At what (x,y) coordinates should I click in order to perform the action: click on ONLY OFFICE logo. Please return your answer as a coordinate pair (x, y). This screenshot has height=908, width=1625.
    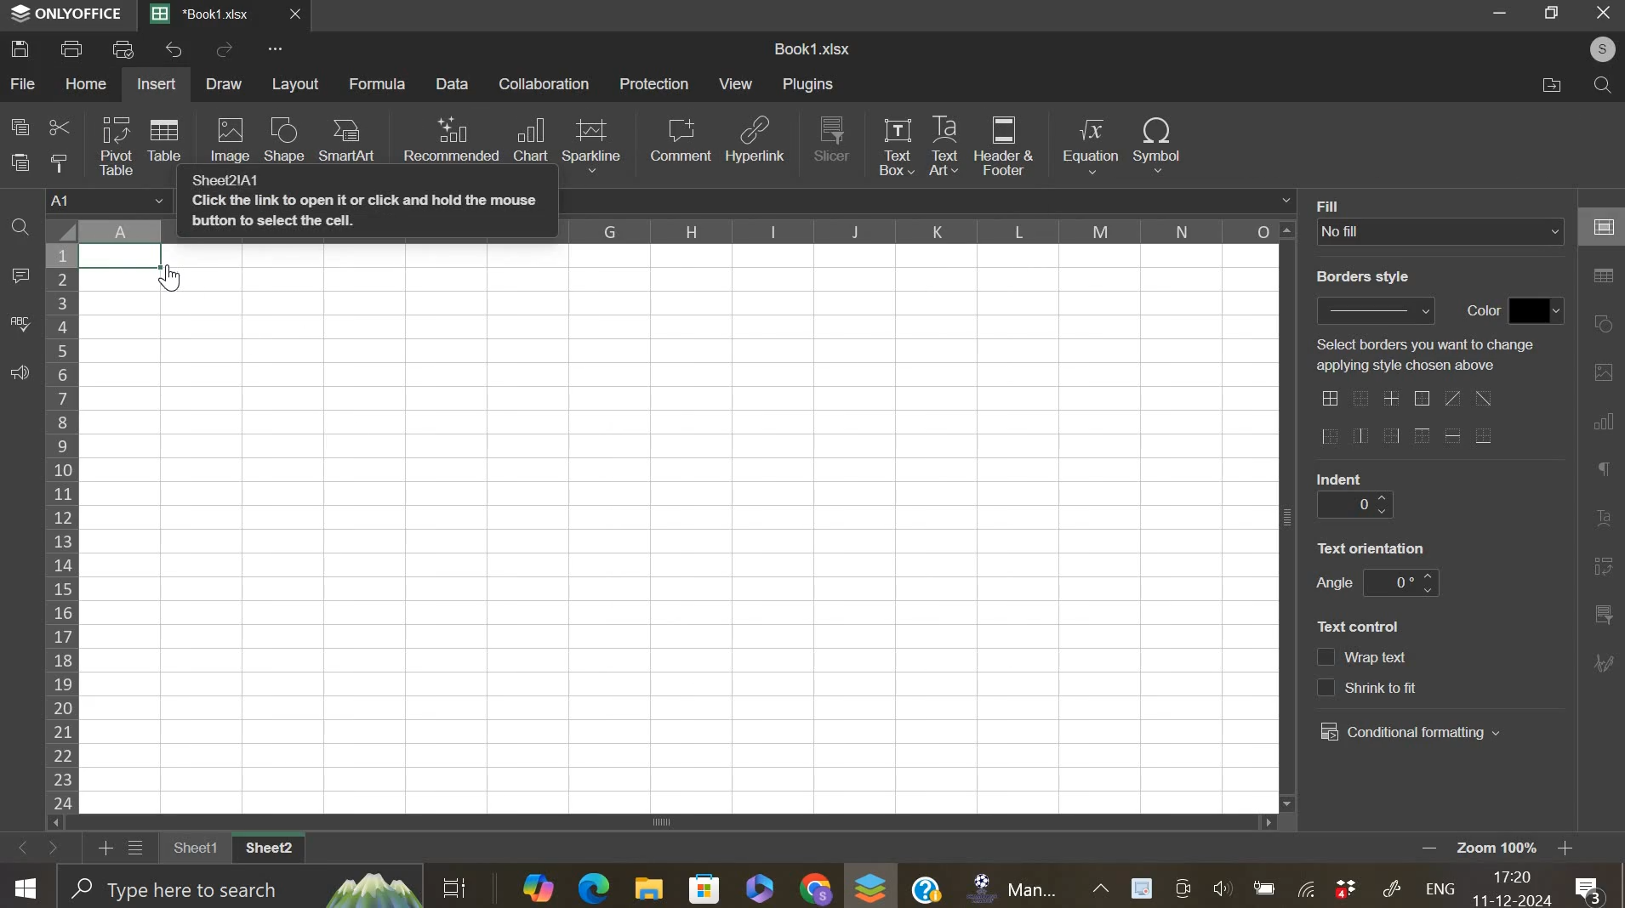
    Looking at the image, I should click on (67, 13).